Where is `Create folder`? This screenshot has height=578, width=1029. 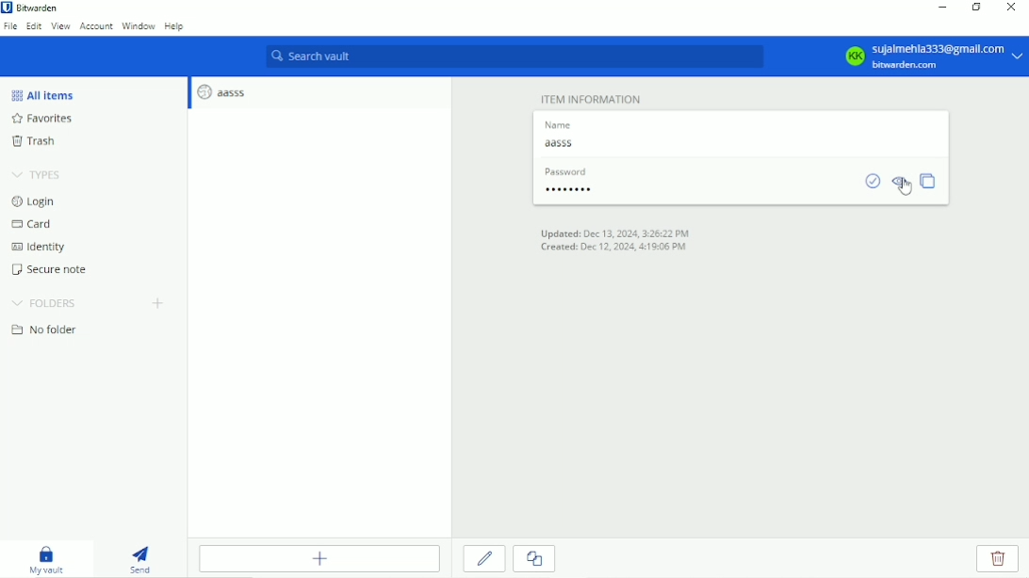 Create folder is located at coordinates (159, 303).